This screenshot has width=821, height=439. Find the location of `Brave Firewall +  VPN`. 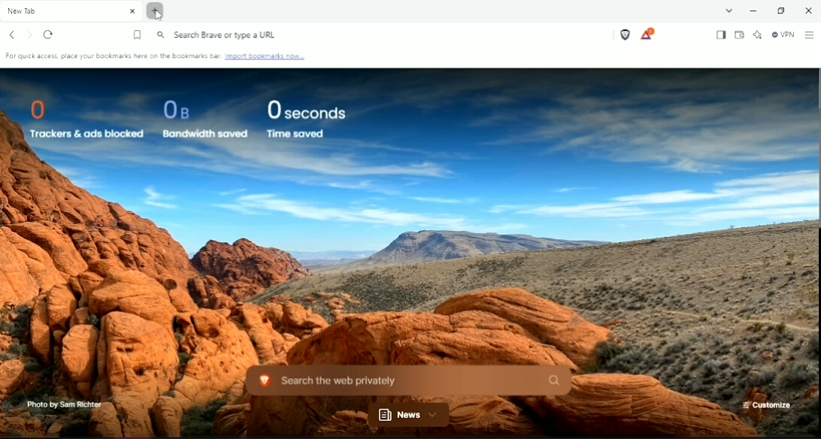

Brave Firewall +  VPN is located at coordinates (782, 35).